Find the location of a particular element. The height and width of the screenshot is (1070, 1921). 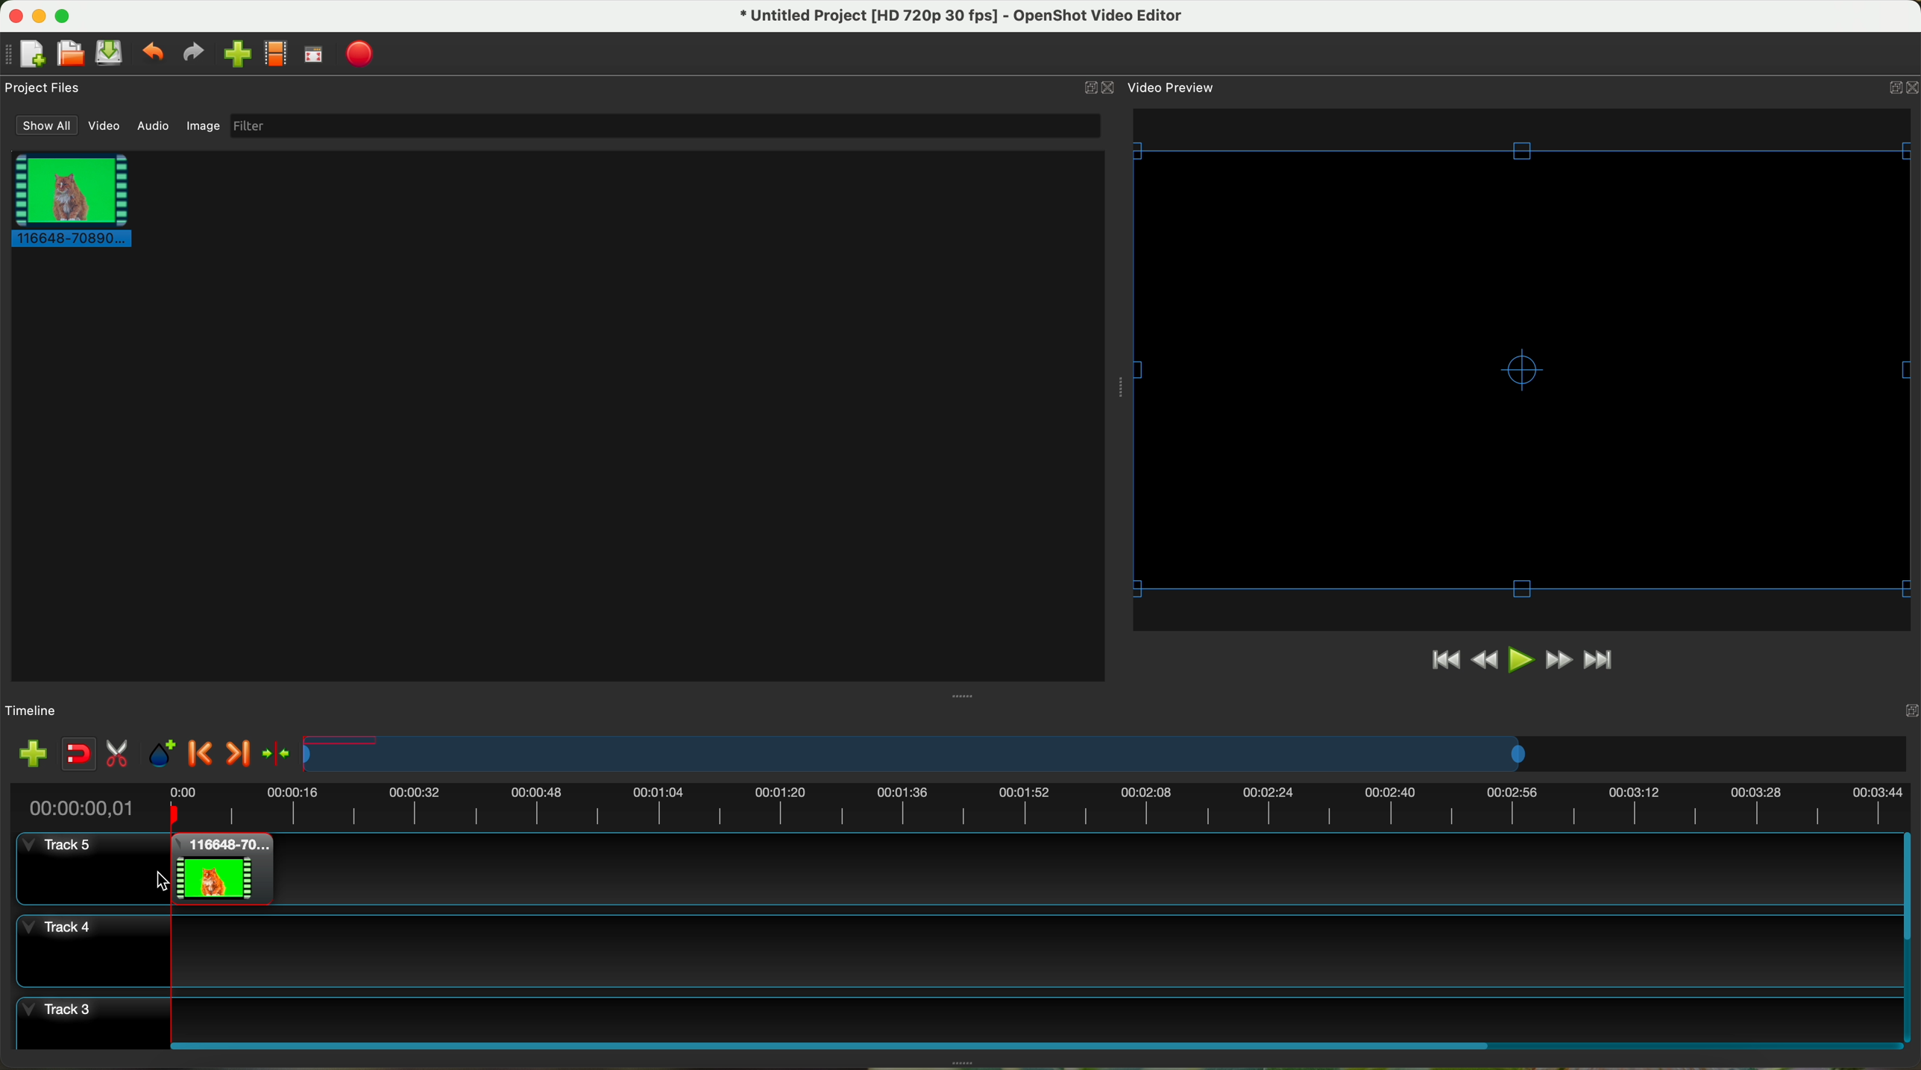

video preview is located at coordinates (1174, 86).